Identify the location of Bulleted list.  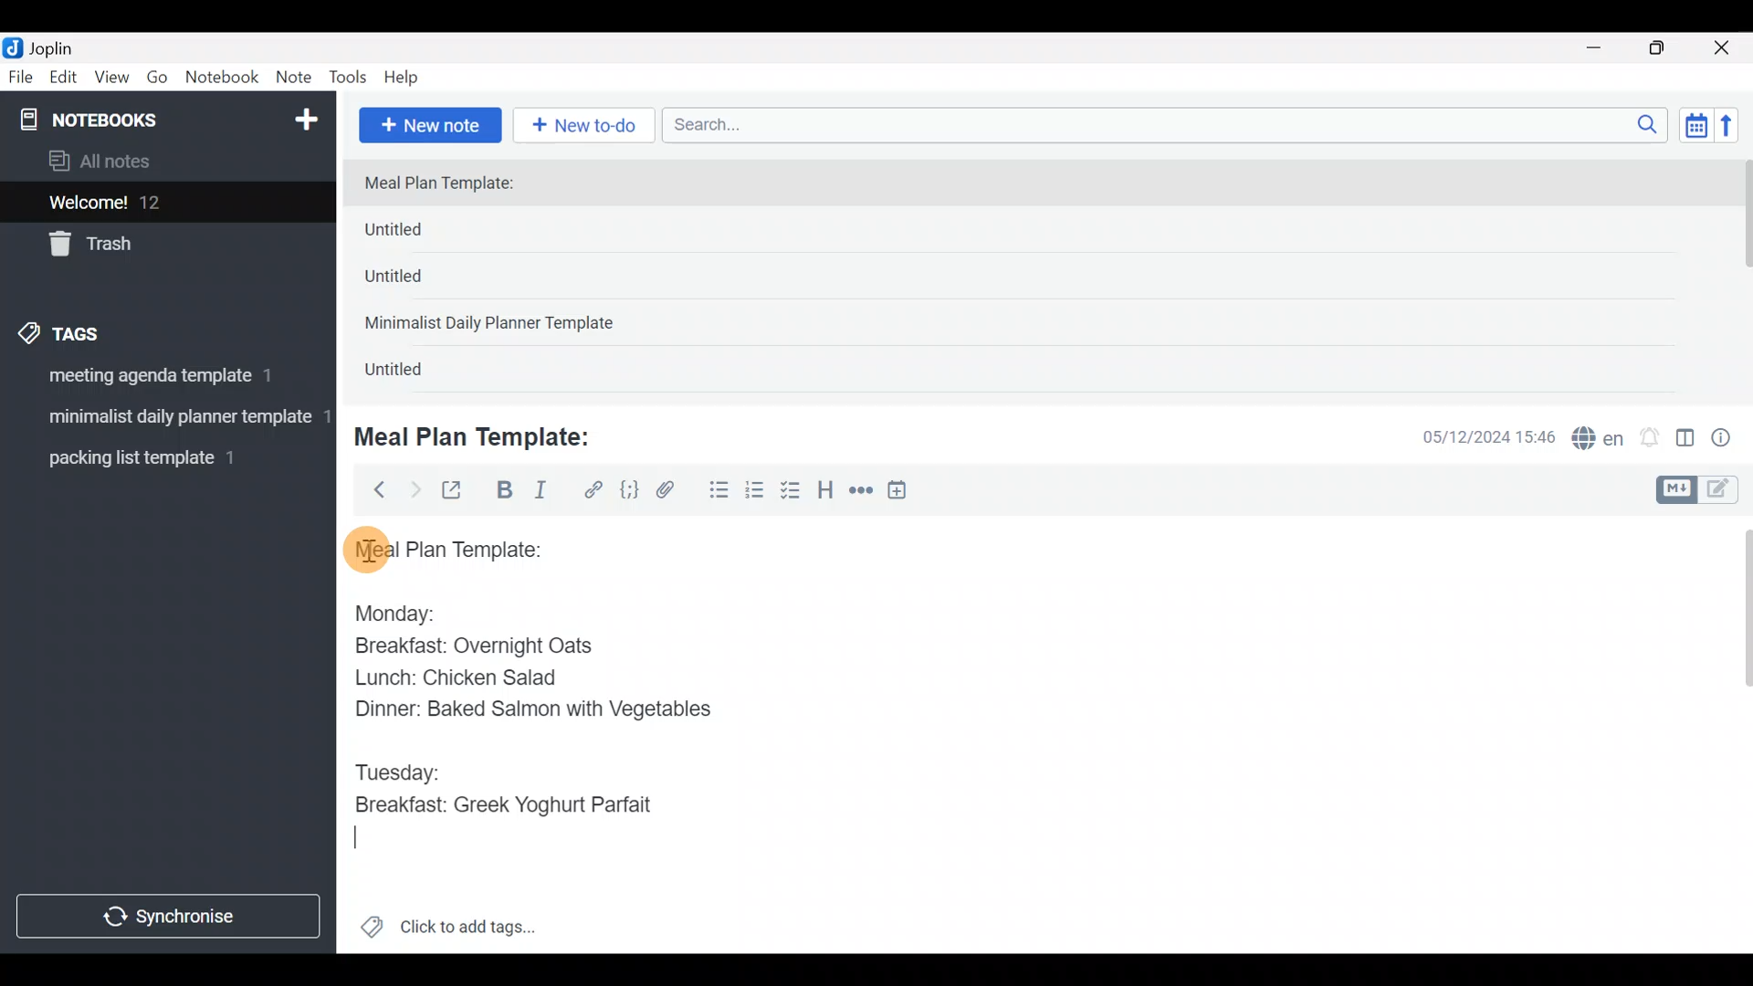
(715, 491).